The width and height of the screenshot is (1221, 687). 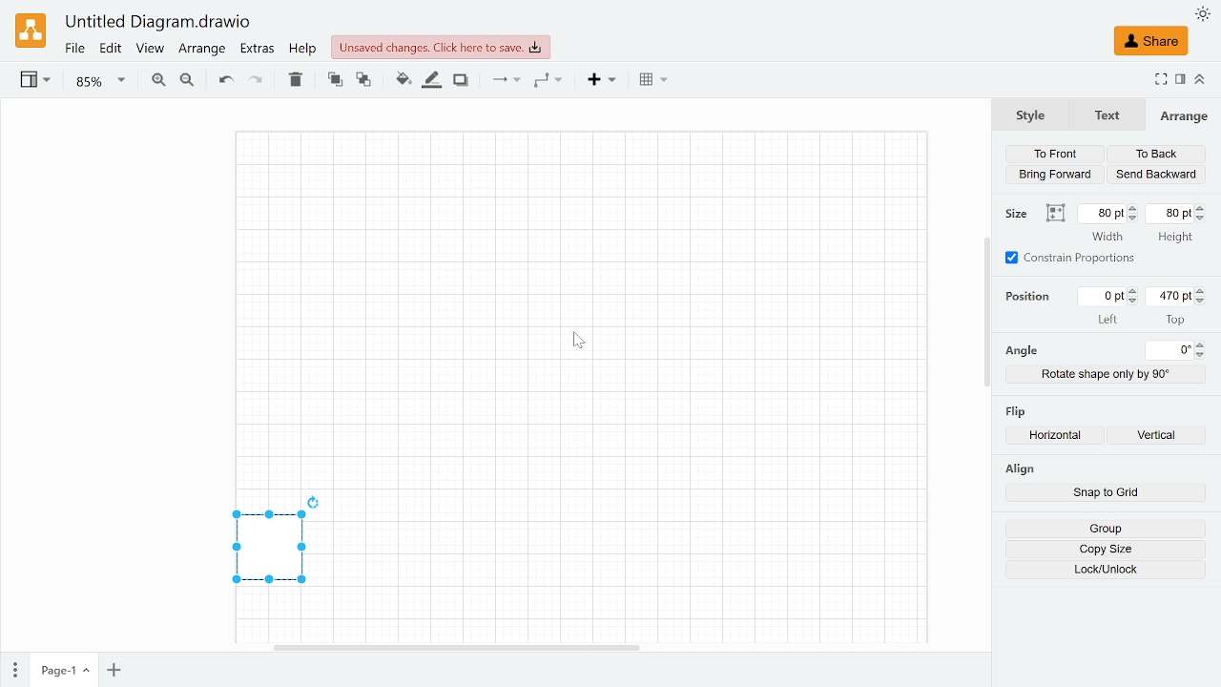 What do you see at coordinates (1169, 296) in the screenshot?
I see `Current top` at bounding box center [1169, 296].